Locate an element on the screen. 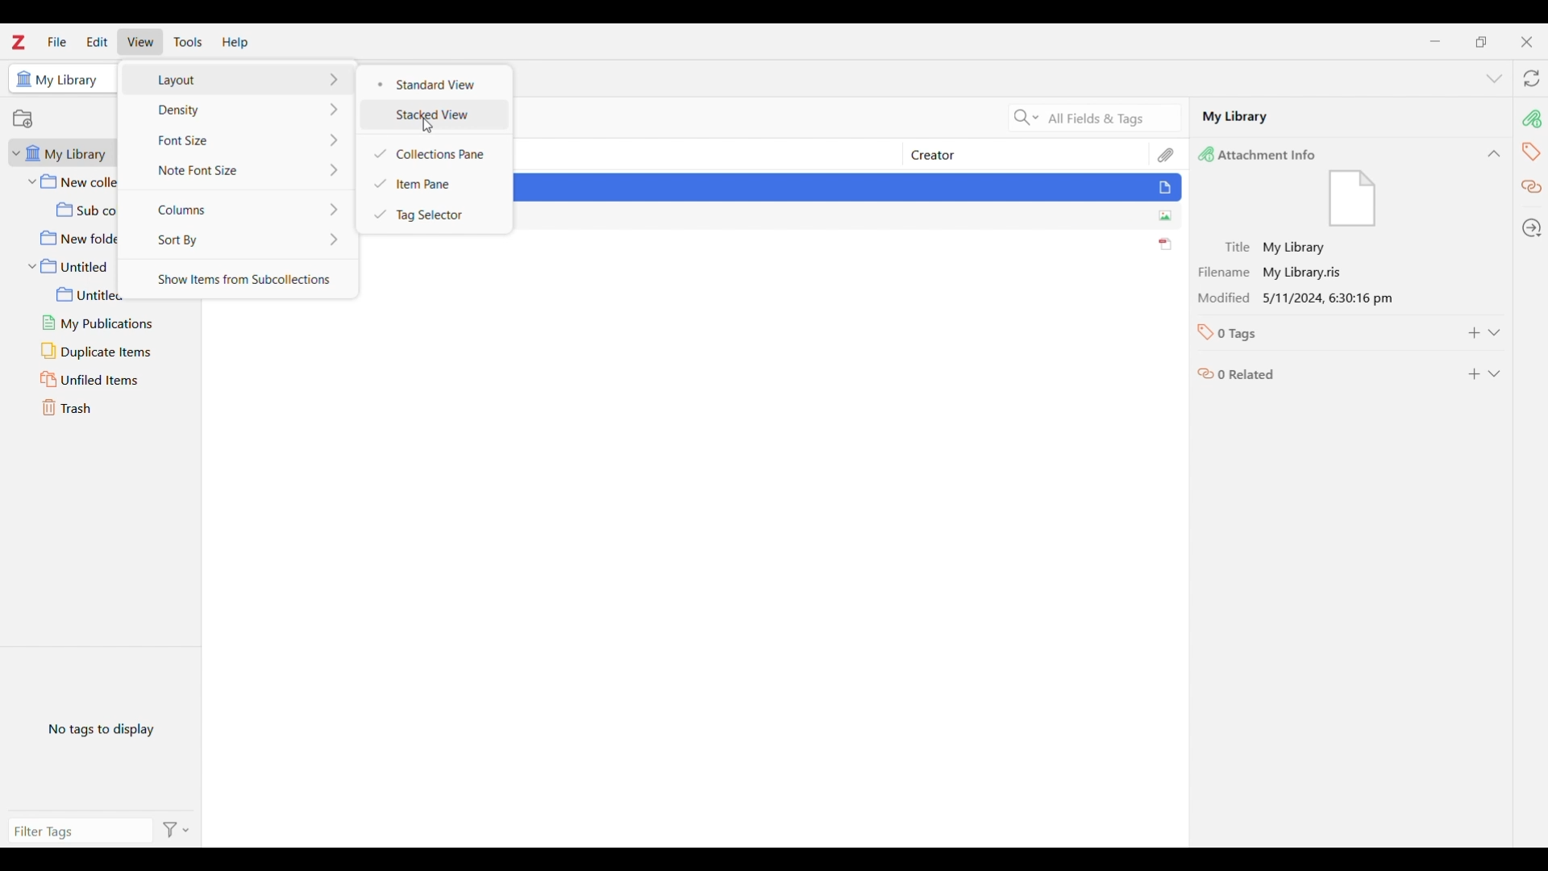  Selected search criteria is located at coordinates (1113, 118).